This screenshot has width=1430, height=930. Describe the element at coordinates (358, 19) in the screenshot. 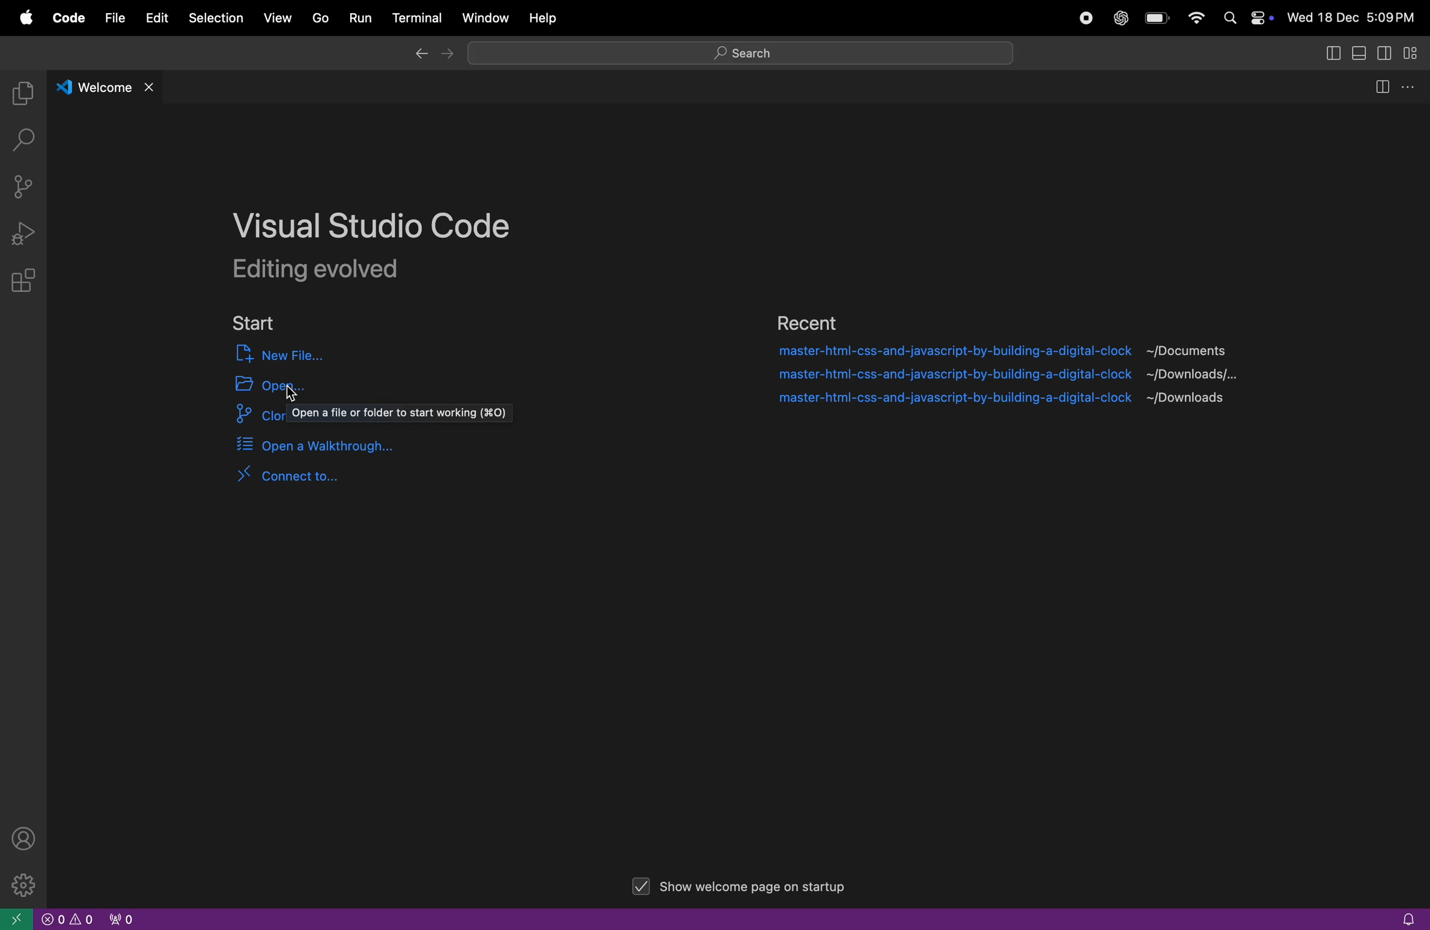

I see `Run` at that location.